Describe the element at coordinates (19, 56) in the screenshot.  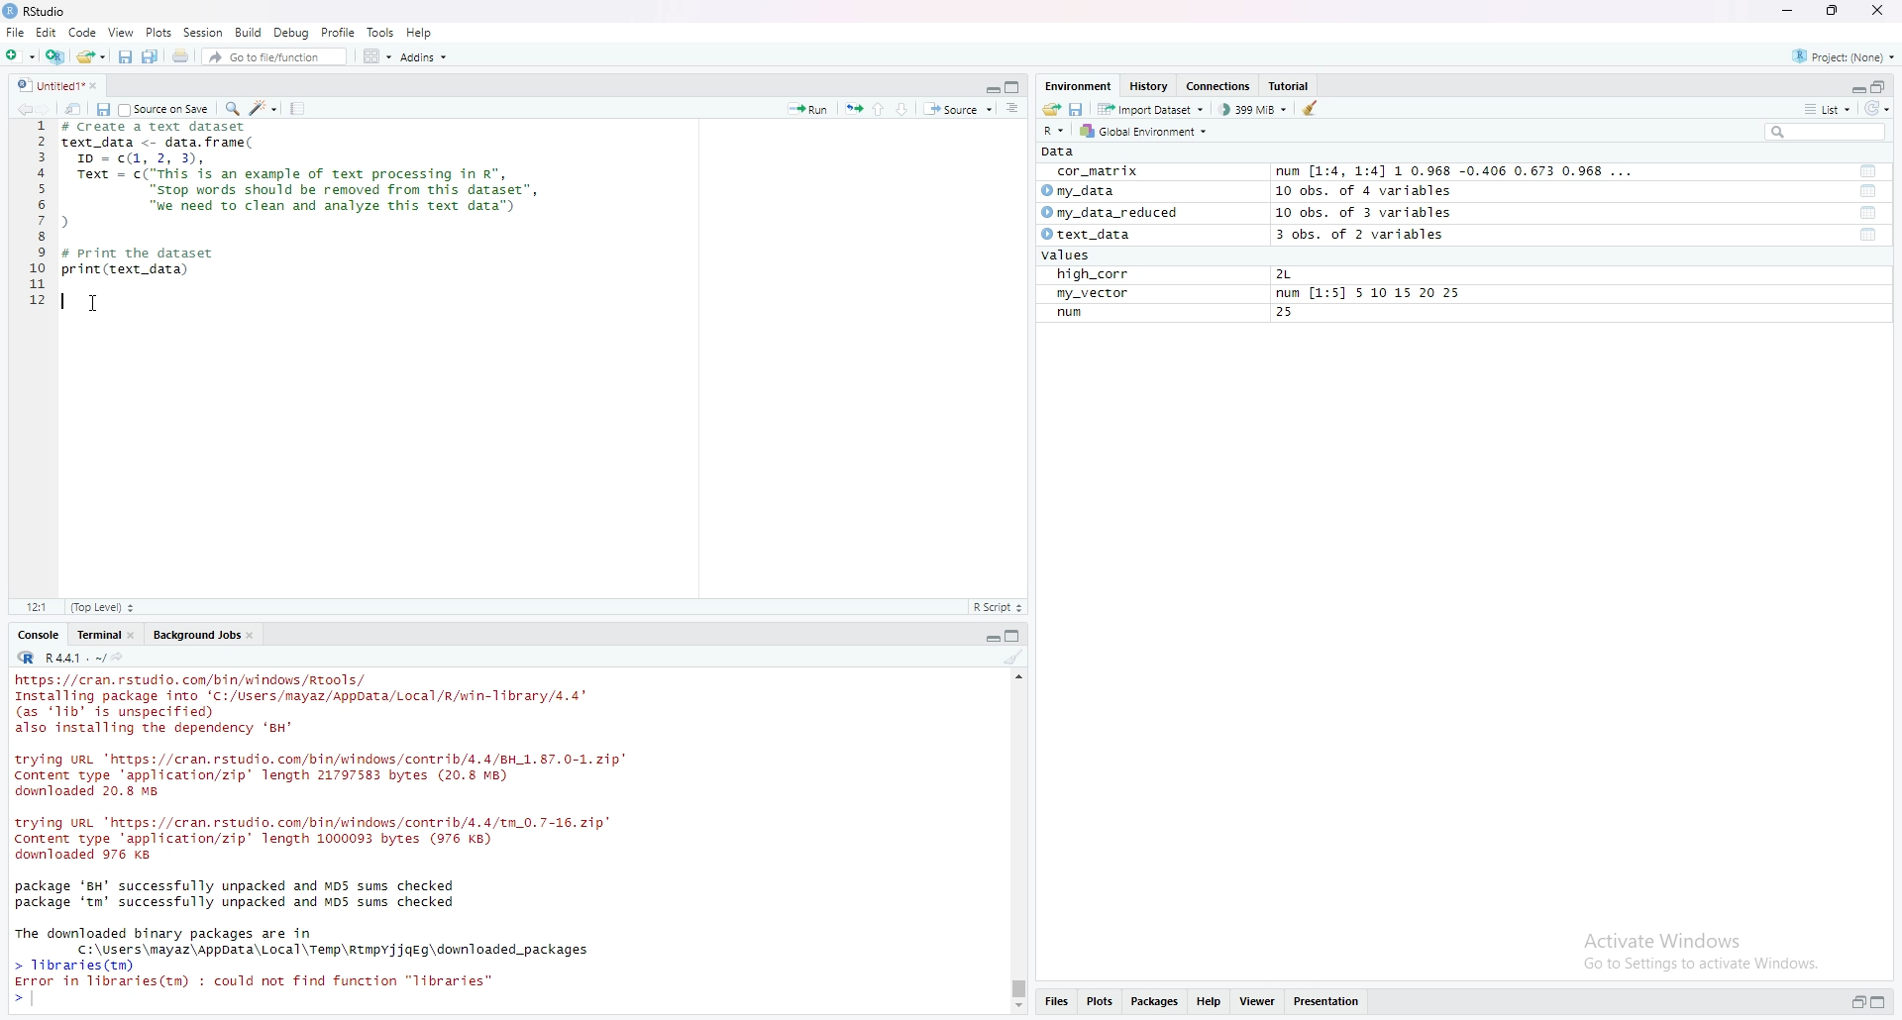
I see `new file` at that location.